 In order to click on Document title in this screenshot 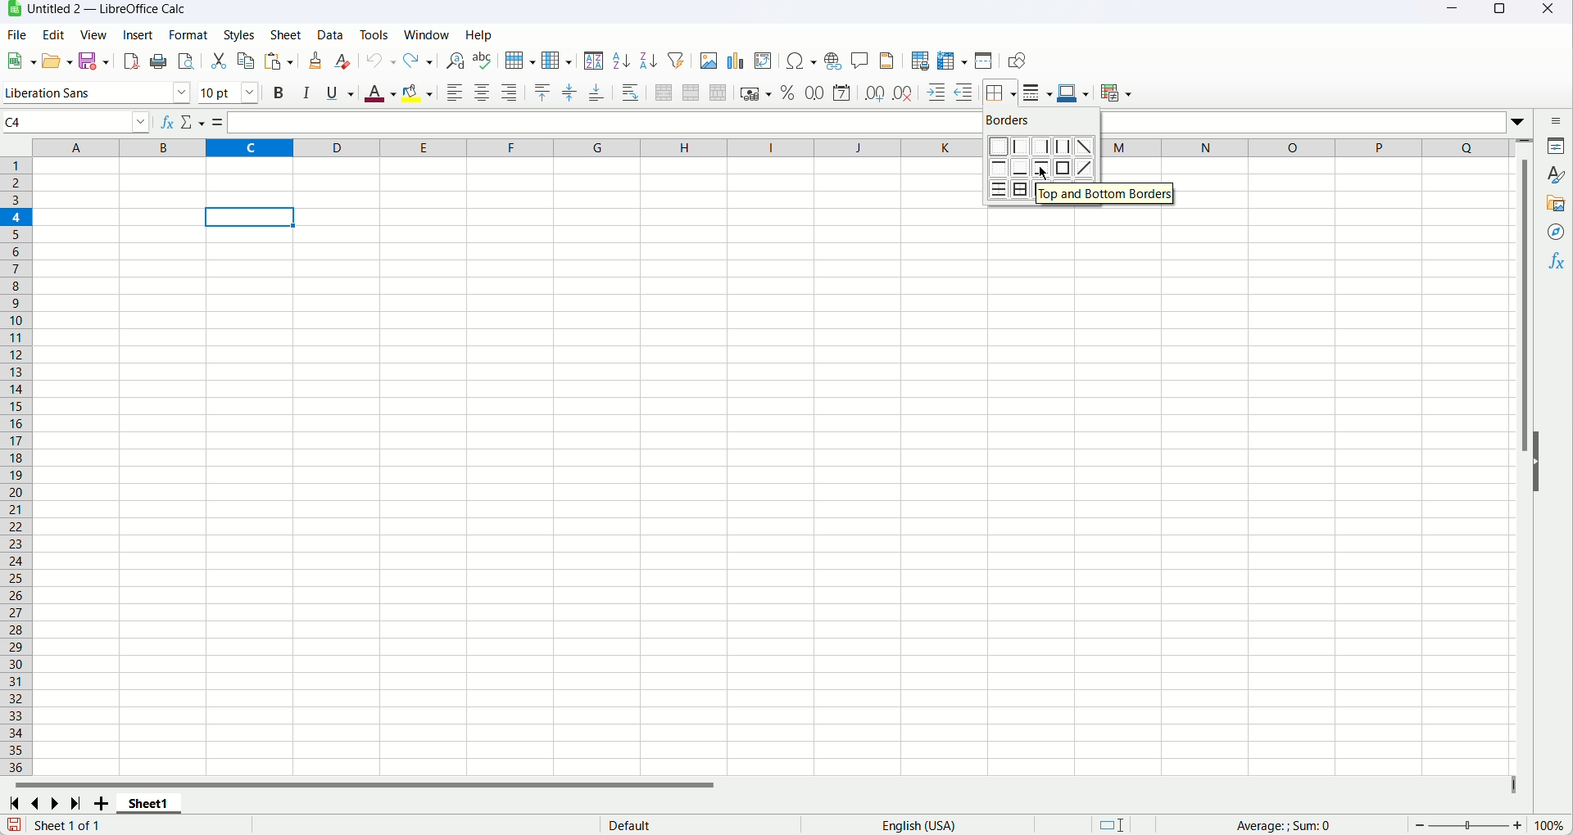, I will do `click(109, 9)`.